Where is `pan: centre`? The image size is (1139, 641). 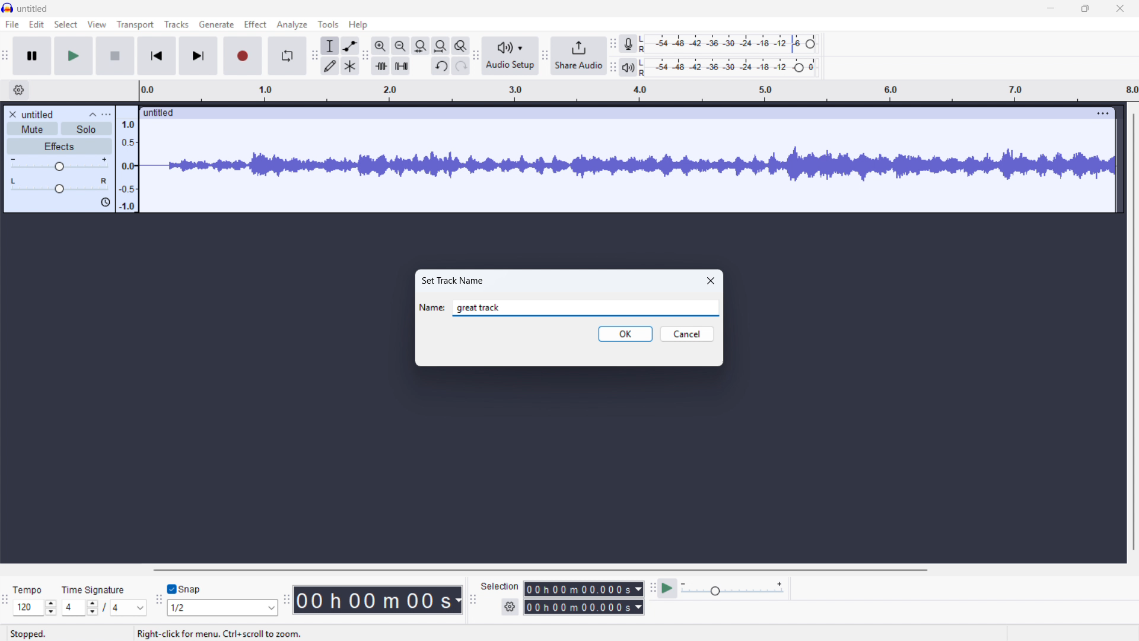
pan: centre is located at coordinates (60, 186).